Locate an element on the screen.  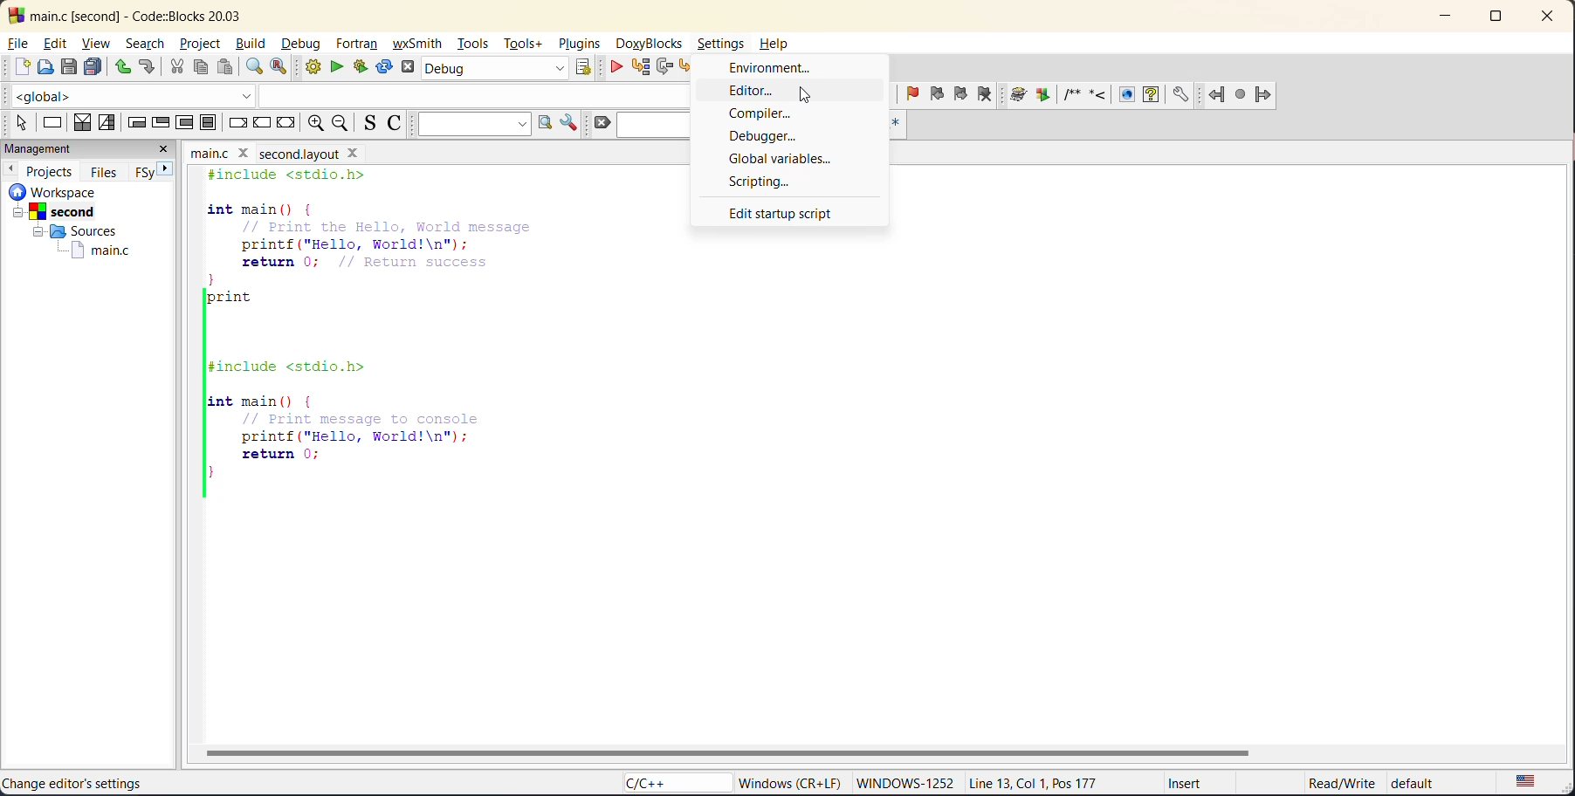
continue instruction is located at coordinates (263, 124).